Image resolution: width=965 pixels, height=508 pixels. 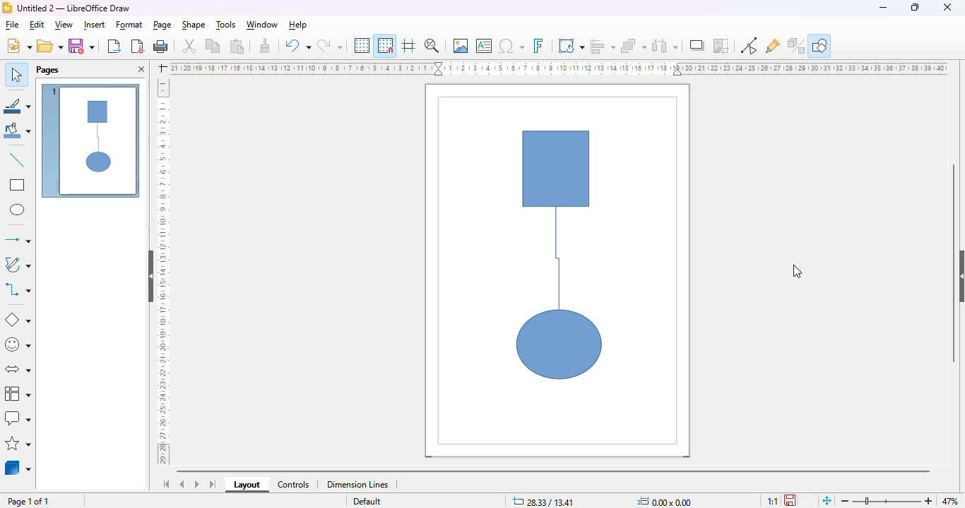 What do you see at coordinates (18, 289) in the screenshot?
I see `connectors` at bounding box center [18, 289].